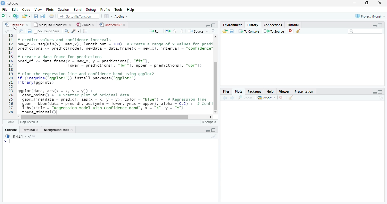 The image size is (387, 204). I want to click on Search, so click(366, 31).